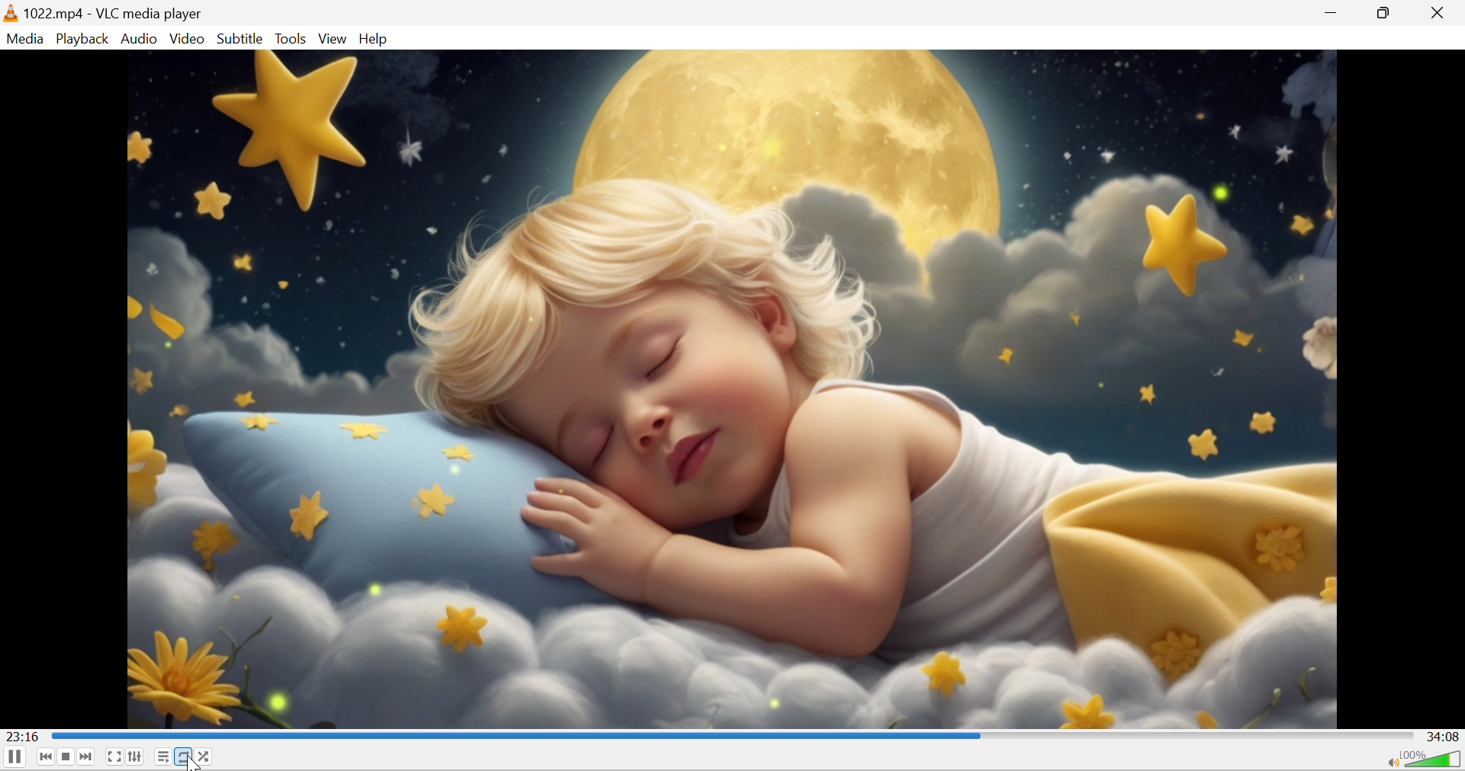 This screenshot has height=771, width=1465. I want to click on Minimize, so click(1335, 13).